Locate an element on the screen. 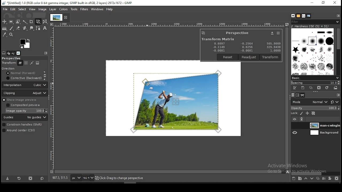 Image resolution: width=342 pixels, height=192 pixels. paths tool is located at coordinates (39, 28).